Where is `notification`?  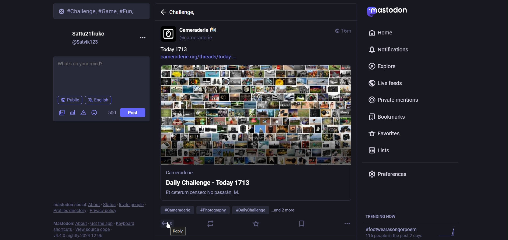
notification is located at coordinates (387, 50).